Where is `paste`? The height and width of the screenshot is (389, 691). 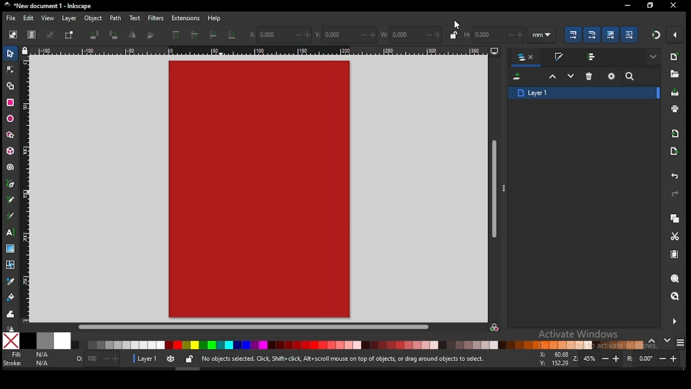 paste is located at coordinates (676, 256).